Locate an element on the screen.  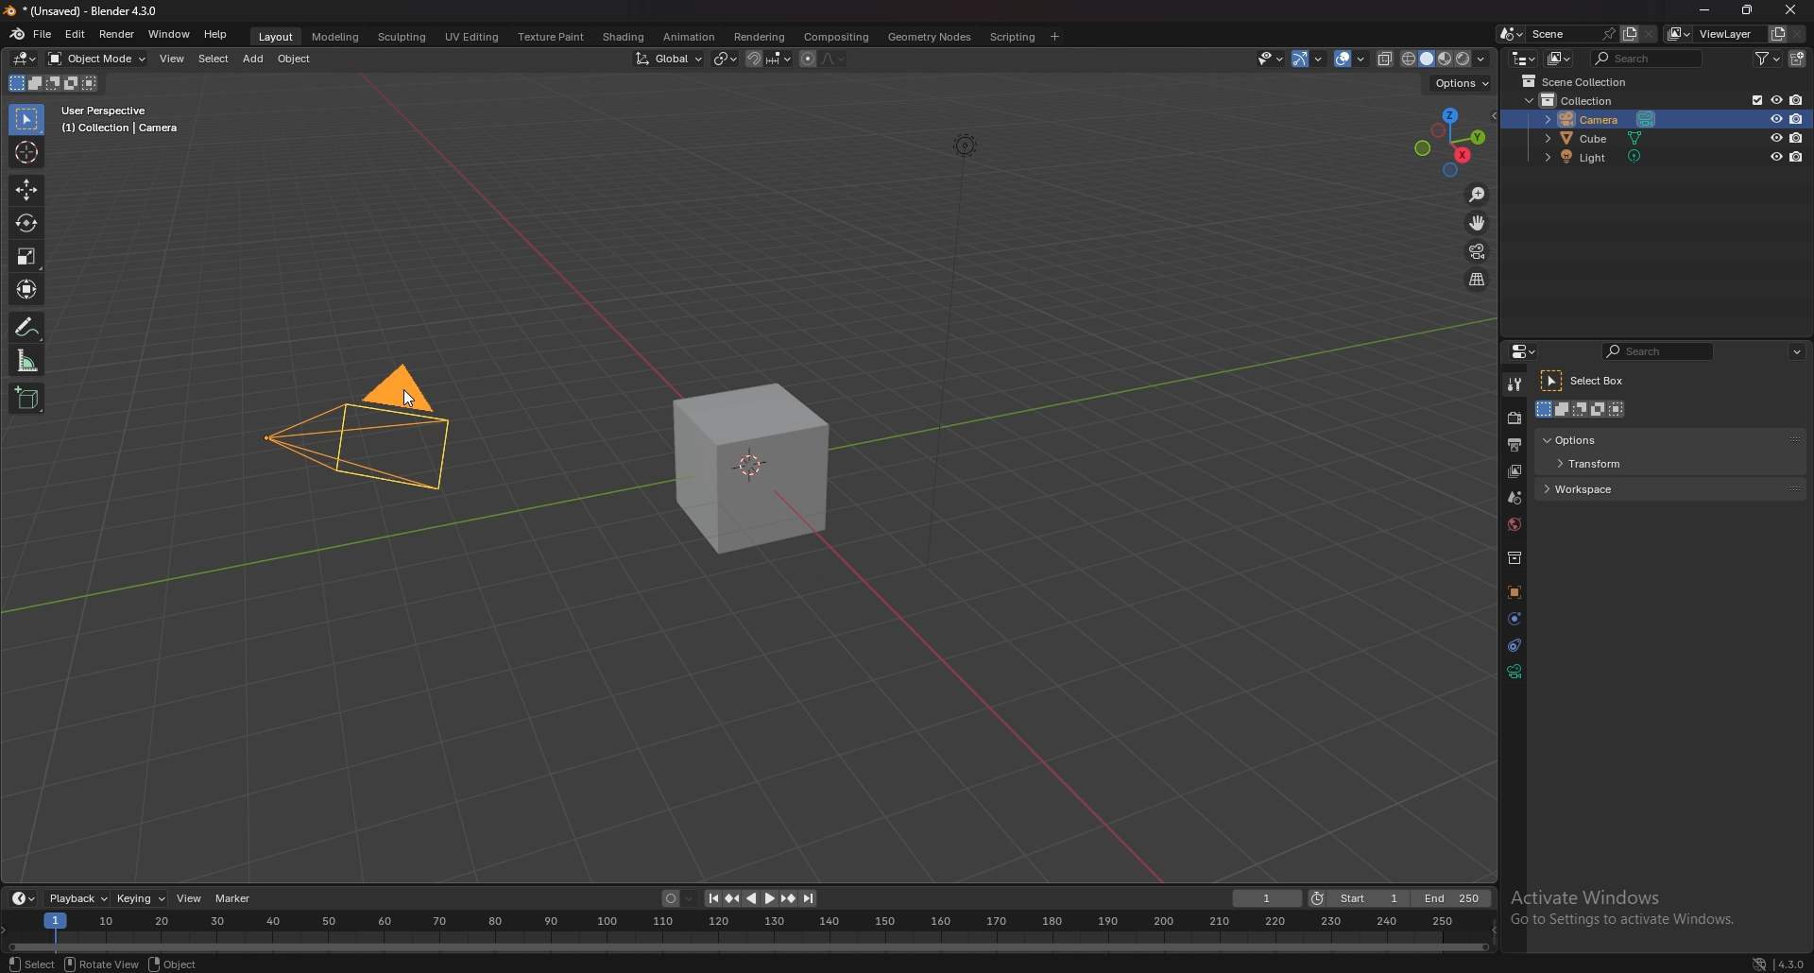
end is located at coordinates (1454, 898).